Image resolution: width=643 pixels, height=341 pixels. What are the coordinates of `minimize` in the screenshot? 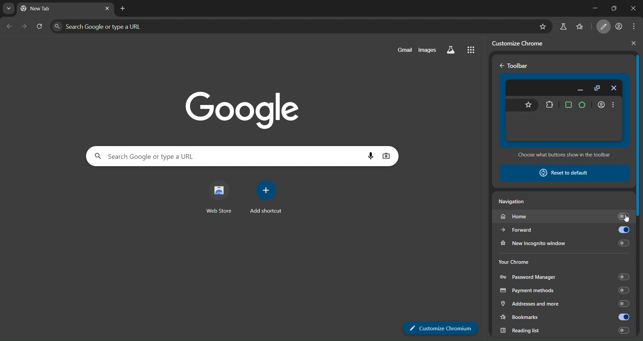 It's located at (588, 8).